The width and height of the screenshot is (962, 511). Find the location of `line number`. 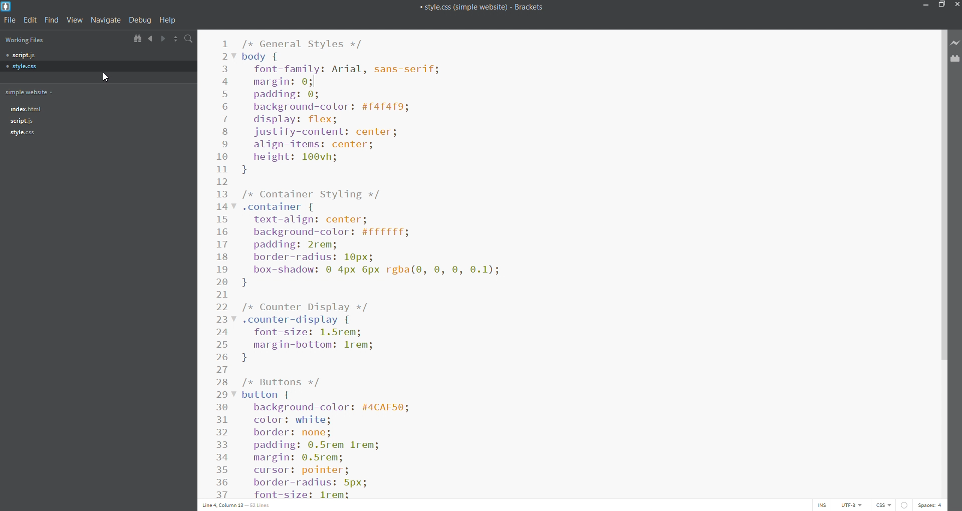

line number is located at coordinates (223, 264).